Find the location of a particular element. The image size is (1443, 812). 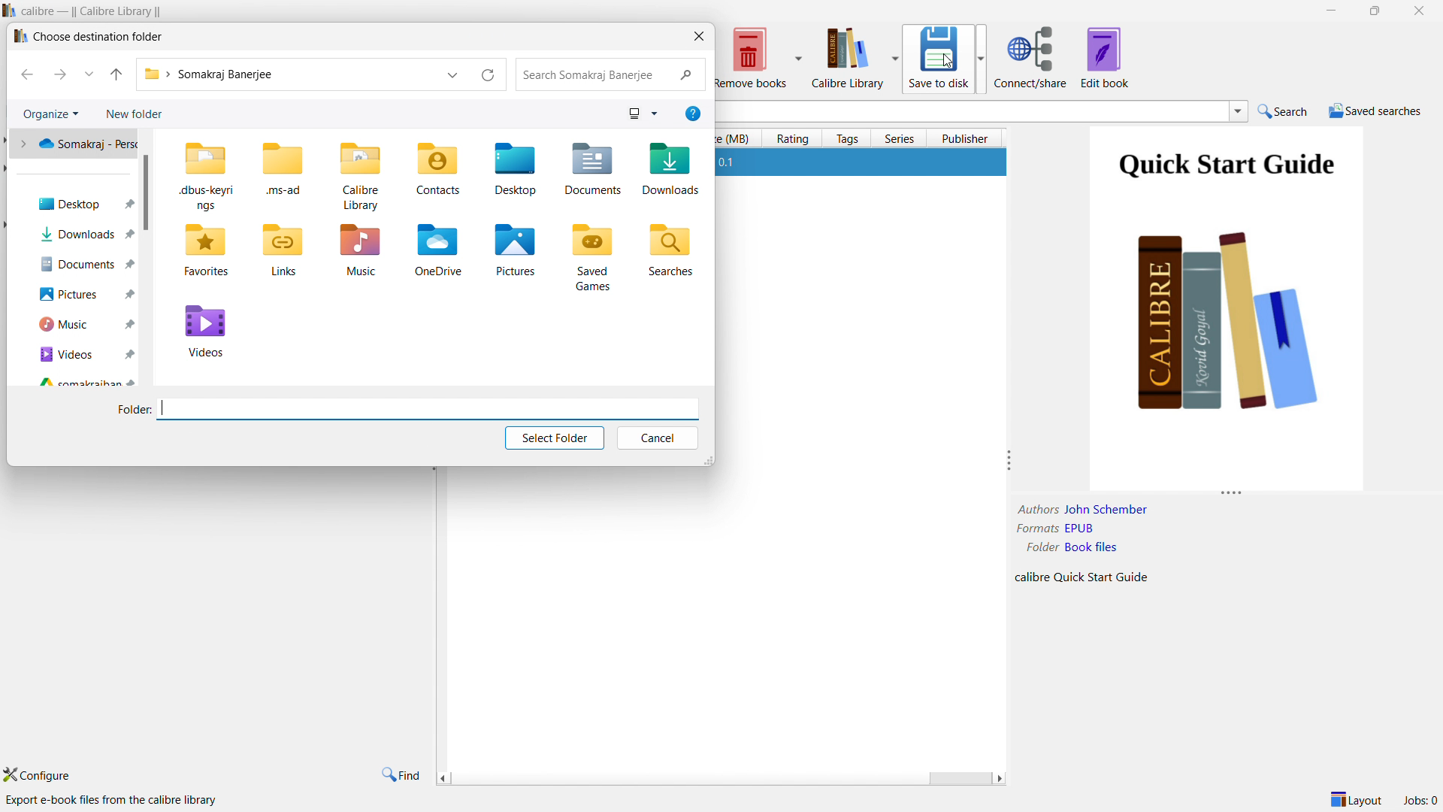

Videos is located at coordinates (204, 332).